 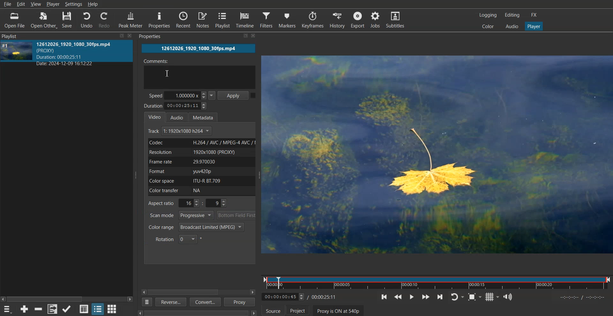 I want to click on Filters, so click(x=267, y=19).